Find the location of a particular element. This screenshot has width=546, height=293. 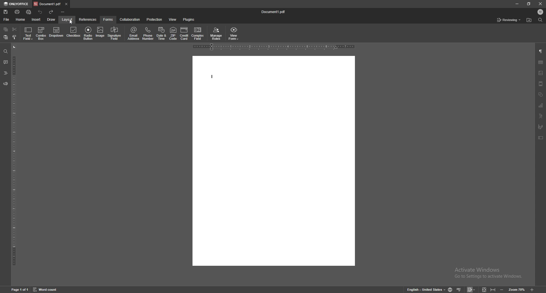

insert is located at coordinates (36, 20).